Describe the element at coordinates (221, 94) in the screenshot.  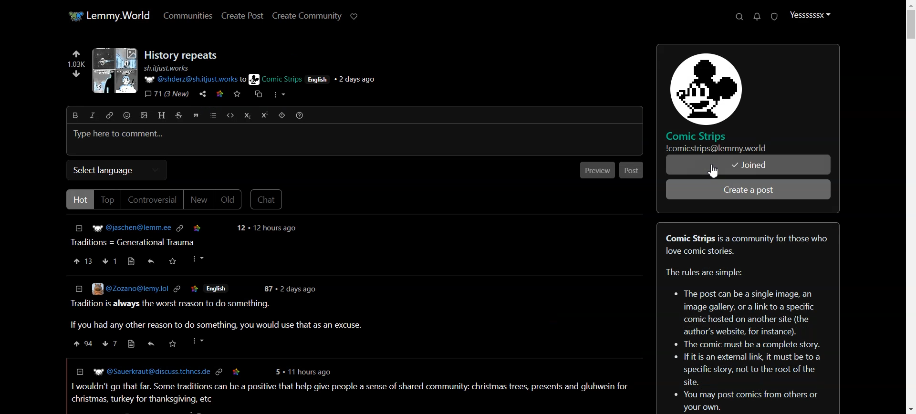
I see `Link` at that location.